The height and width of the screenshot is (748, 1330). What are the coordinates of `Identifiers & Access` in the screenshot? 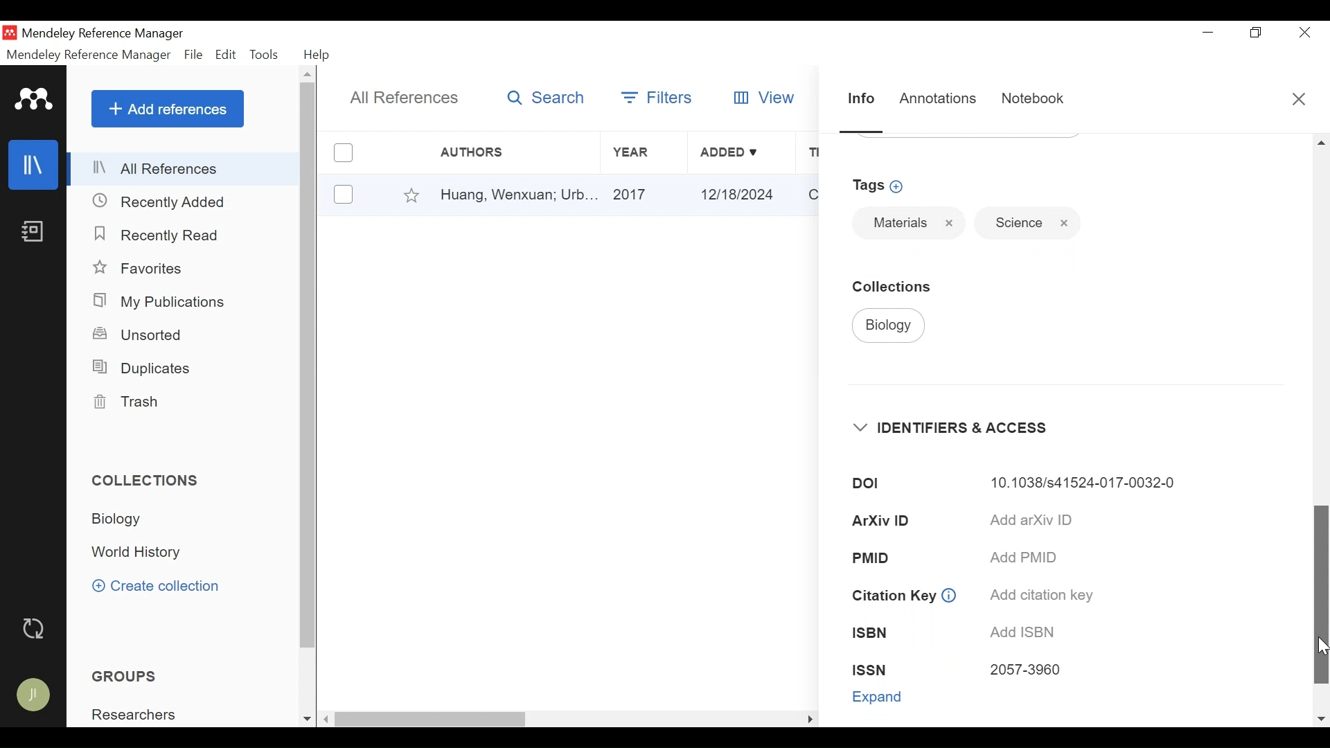 It's located at (961, 427).